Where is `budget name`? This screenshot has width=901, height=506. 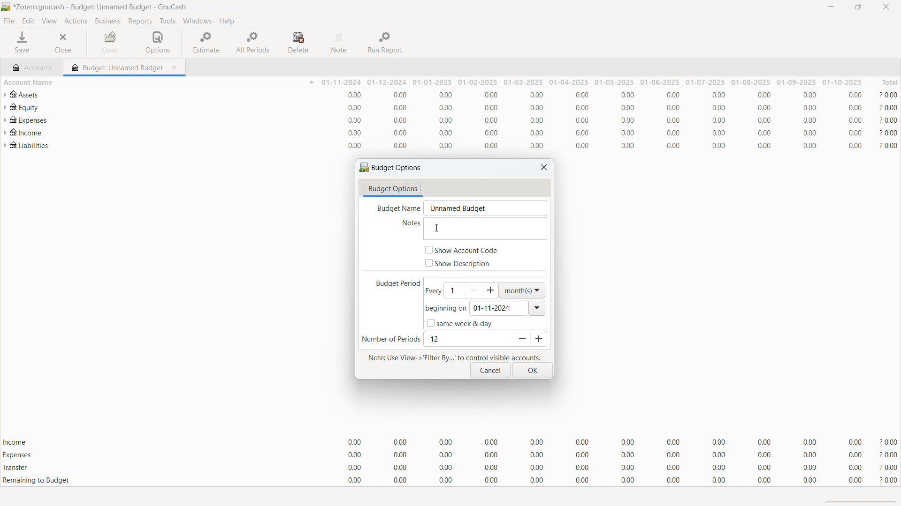 budget name is located at coordinates (485, 208).